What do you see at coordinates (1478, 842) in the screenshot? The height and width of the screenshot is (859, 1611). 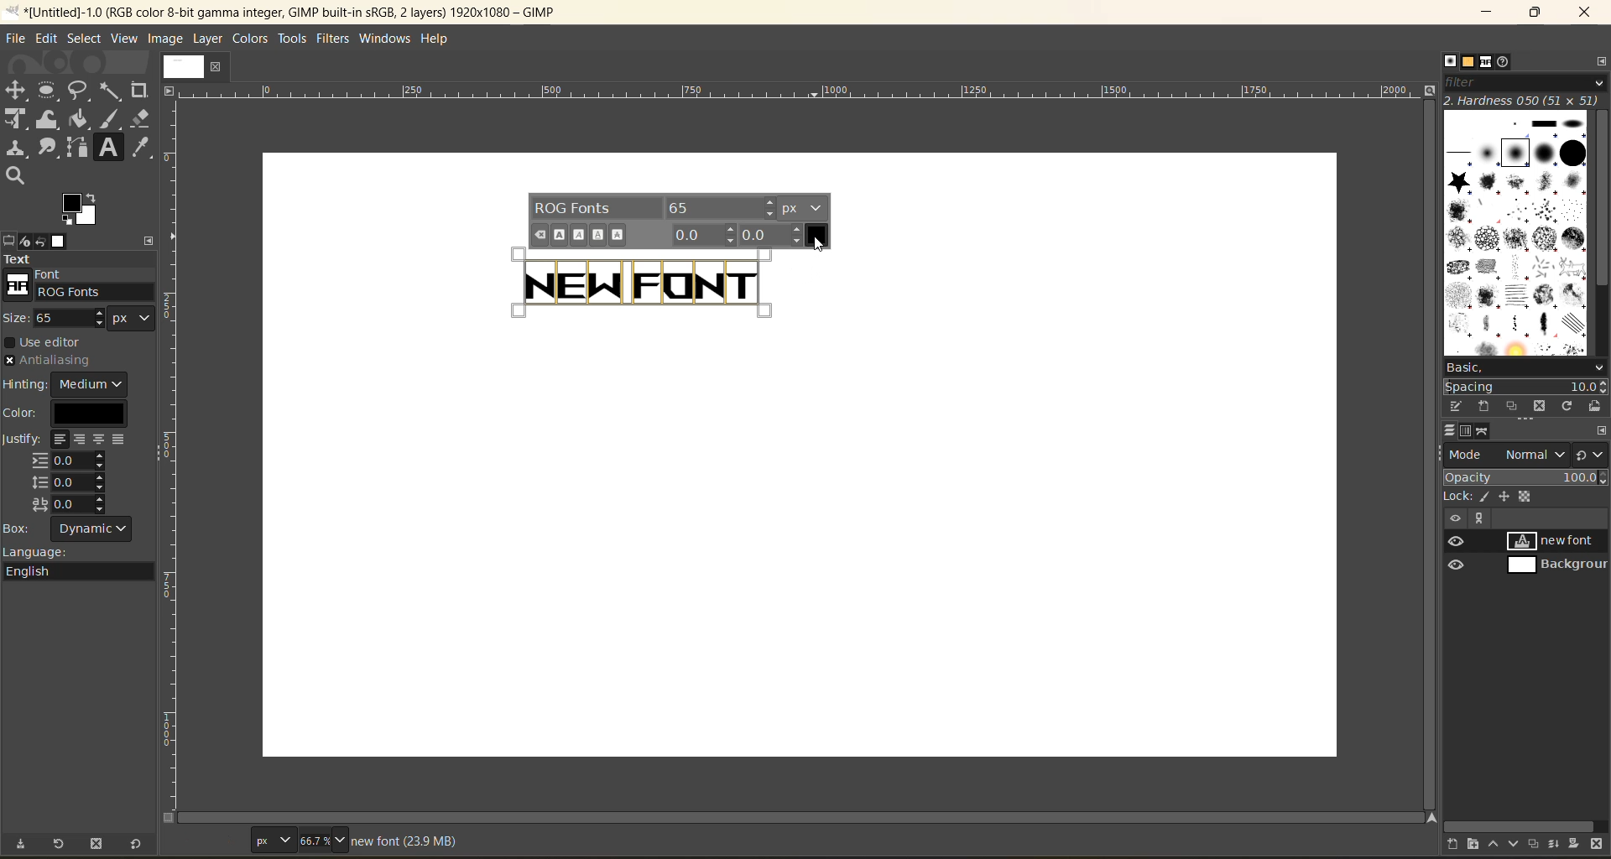 I see `create a new layer group` at bounding box center [1478, 842].